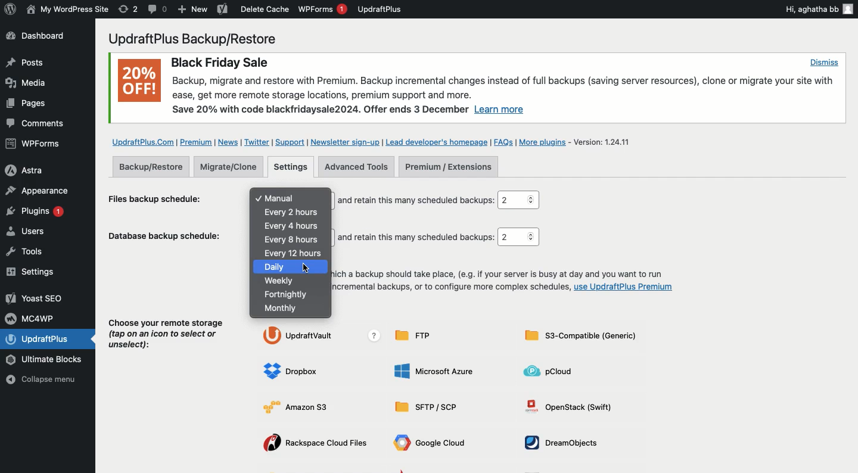 The height and width of the screenshot is (473, 858). What do you see at coordinates (294, 240) in the screenshot?
I see `Every 8 hours` at bounding box center [294, 240].